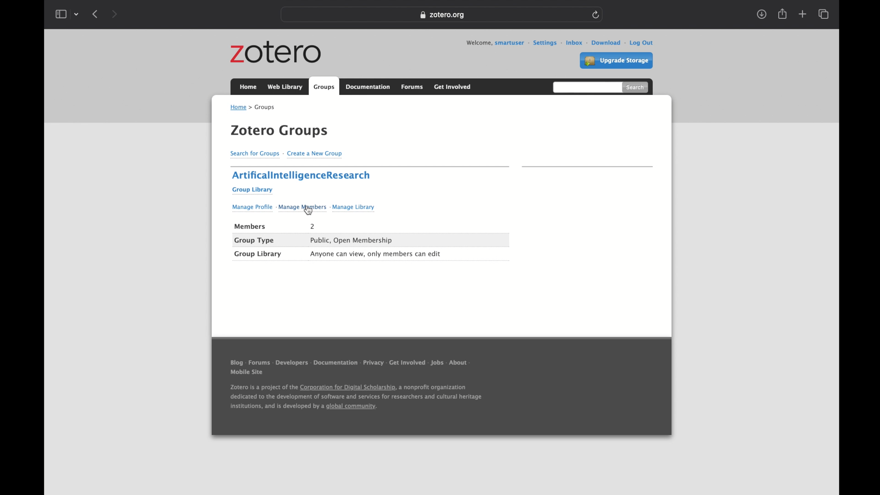 The width and height of the screenshot is (880, 495). Describe the element at coordinates (461, 363) in the screenshot. I see `about` at that location.